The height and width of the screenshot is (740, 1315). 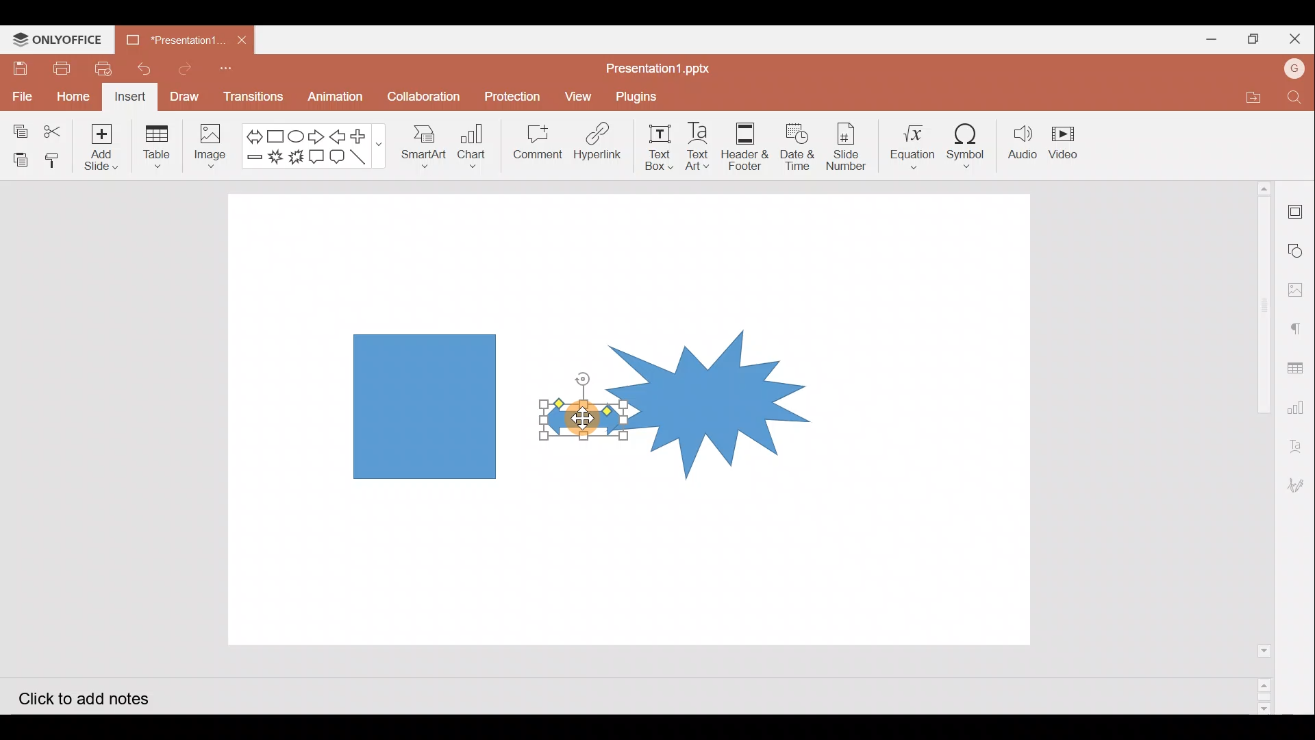 What do you see at coordinates (59, 68) in the screenshot?
I see `Print file` at bounding box center [59, 68].